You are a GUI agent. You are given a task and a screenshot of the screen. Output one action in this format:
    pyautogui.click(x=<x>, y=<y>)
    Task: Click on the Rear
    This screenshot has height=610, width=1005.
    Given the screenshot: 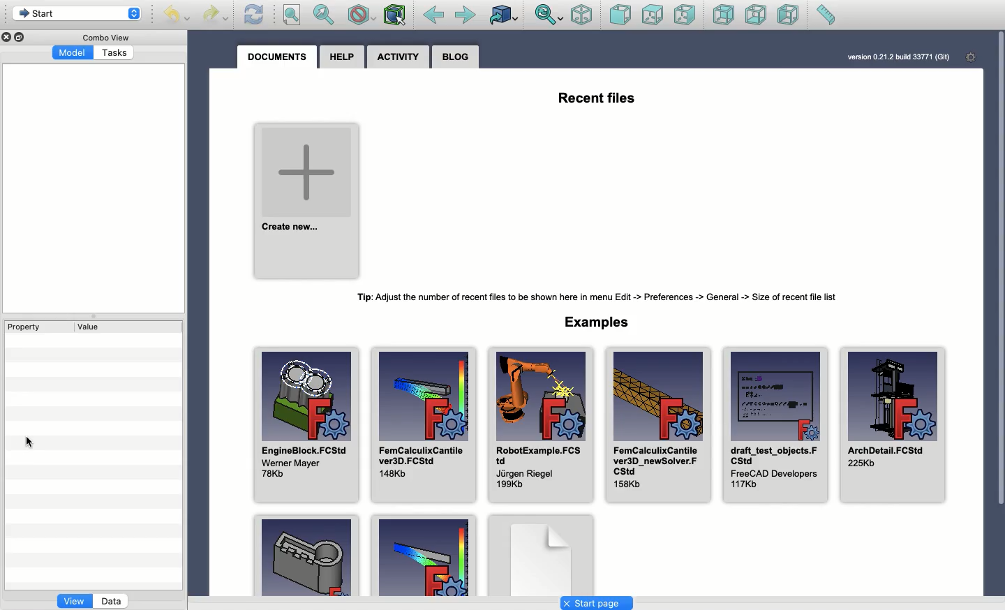 What is the action you would take?
    pyautogui.click(x=725, y=15)
    